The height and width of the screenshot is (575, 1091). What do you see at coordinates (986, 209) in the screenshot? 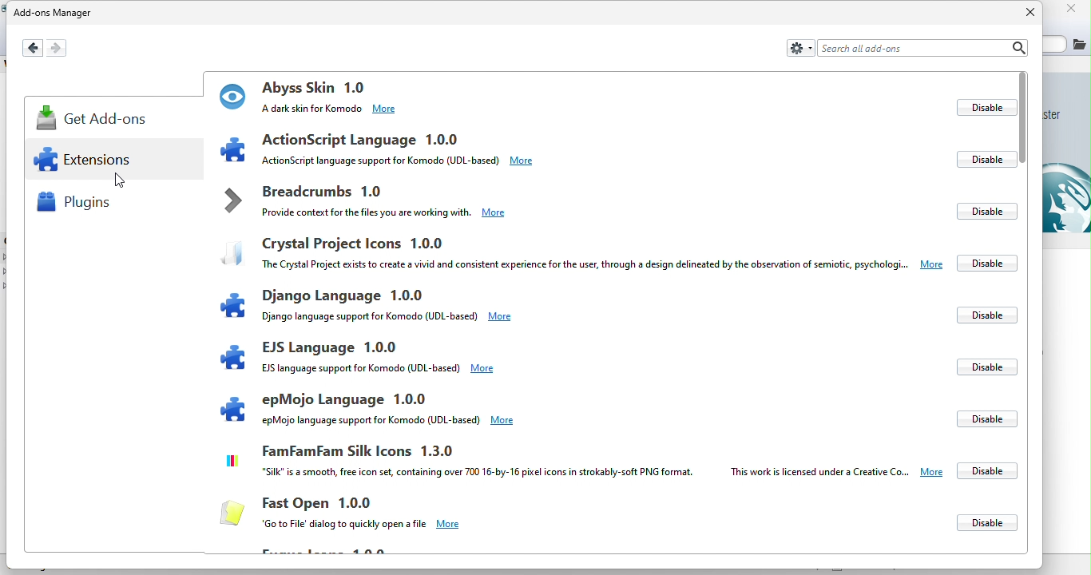
I see `disable` at bounding box center [986, 209].